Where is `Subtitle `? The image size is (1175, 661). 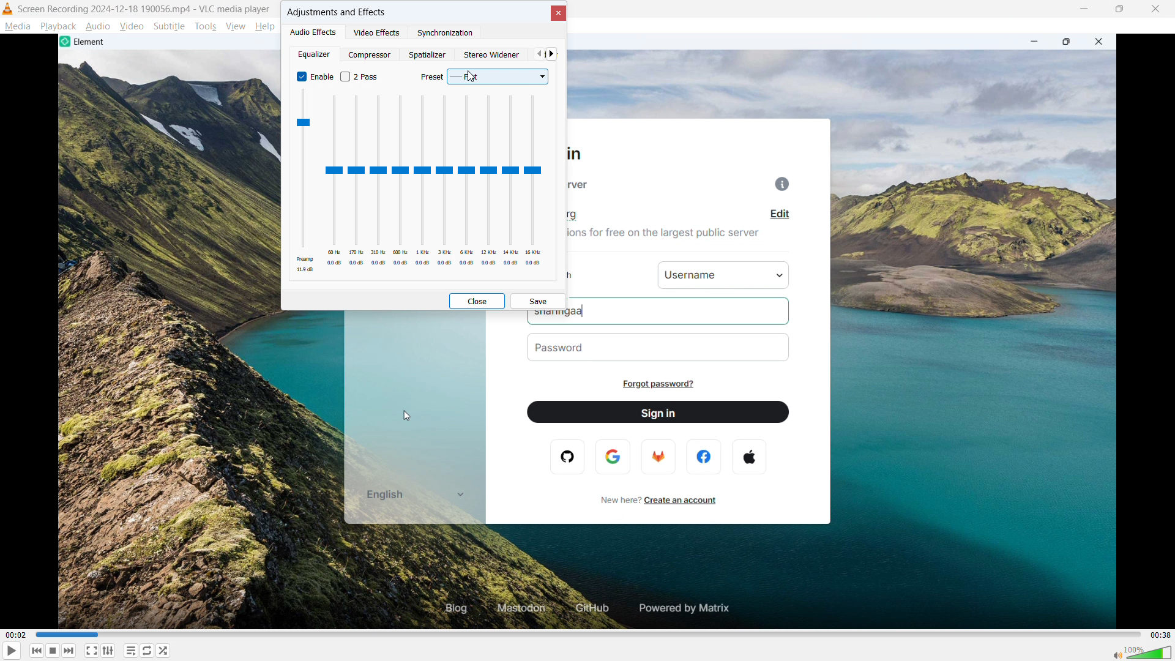
Subtitle  is located at coordinates (169, 26).